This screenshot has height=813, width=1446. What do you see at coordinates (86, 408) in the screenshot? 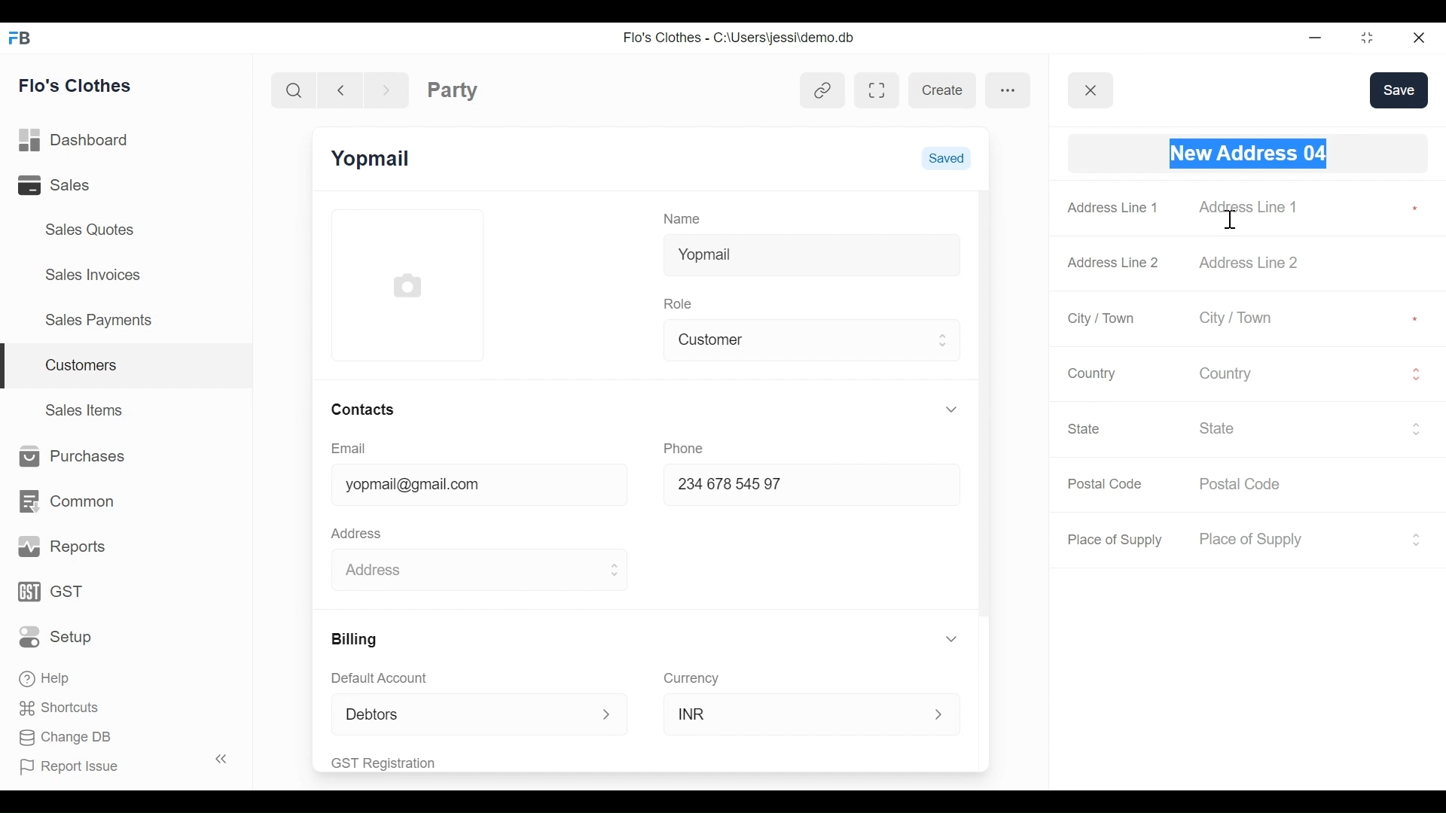
I see `Sales Items` at bounding box center [86, 408].